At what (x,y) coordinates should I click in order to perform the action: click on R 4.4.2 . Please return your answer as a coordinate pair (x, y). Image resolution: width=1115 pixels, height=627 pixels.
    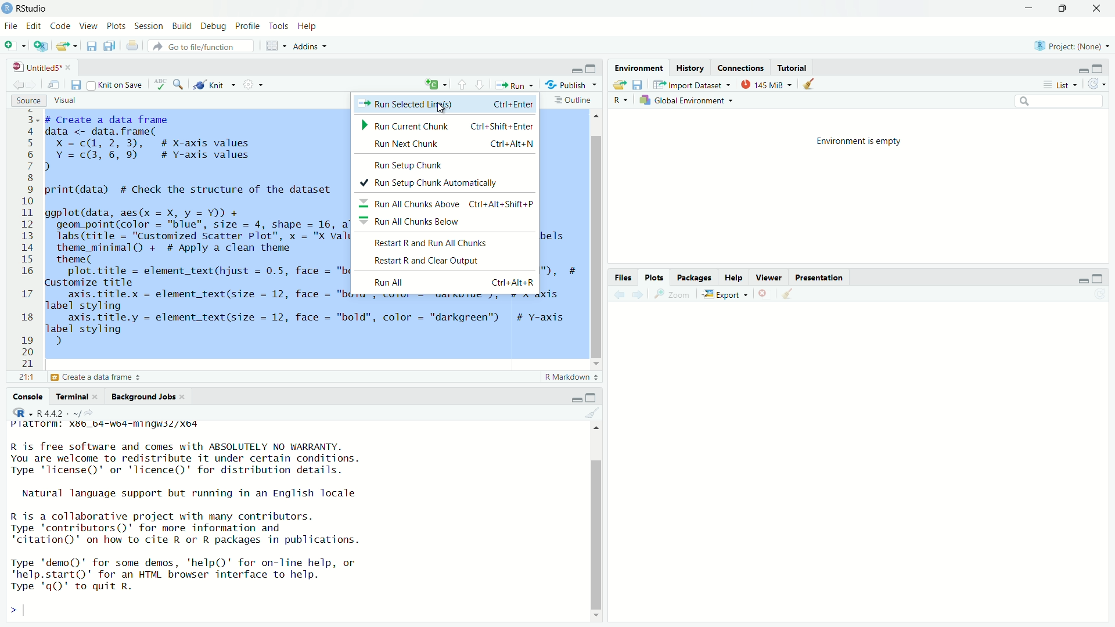
    Looking at the image, I should click on (51, 411).